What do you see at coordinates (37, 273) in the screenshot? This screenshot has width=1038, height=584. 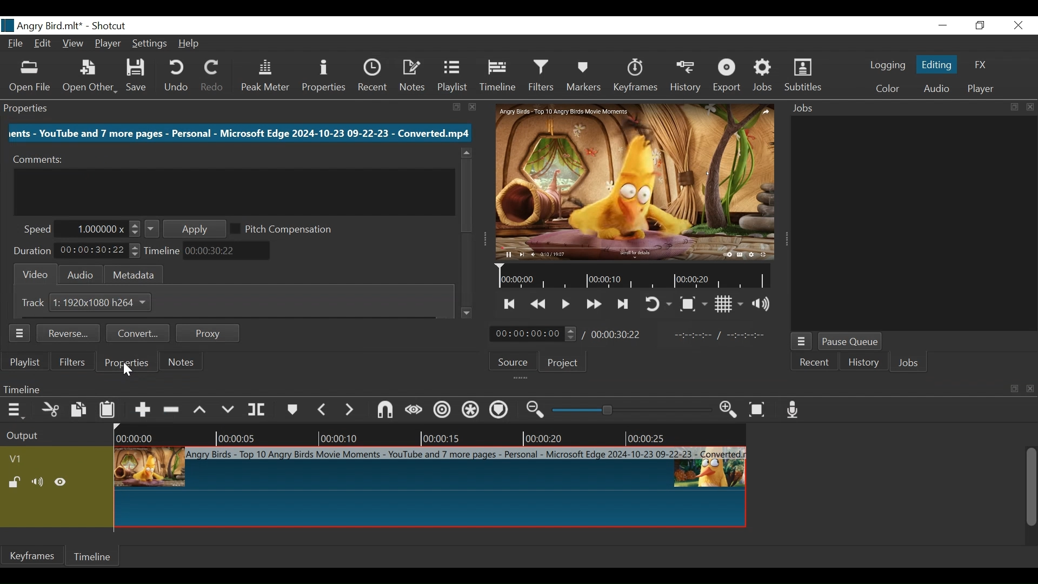 I see `Video` at bounding box center [37, 273].